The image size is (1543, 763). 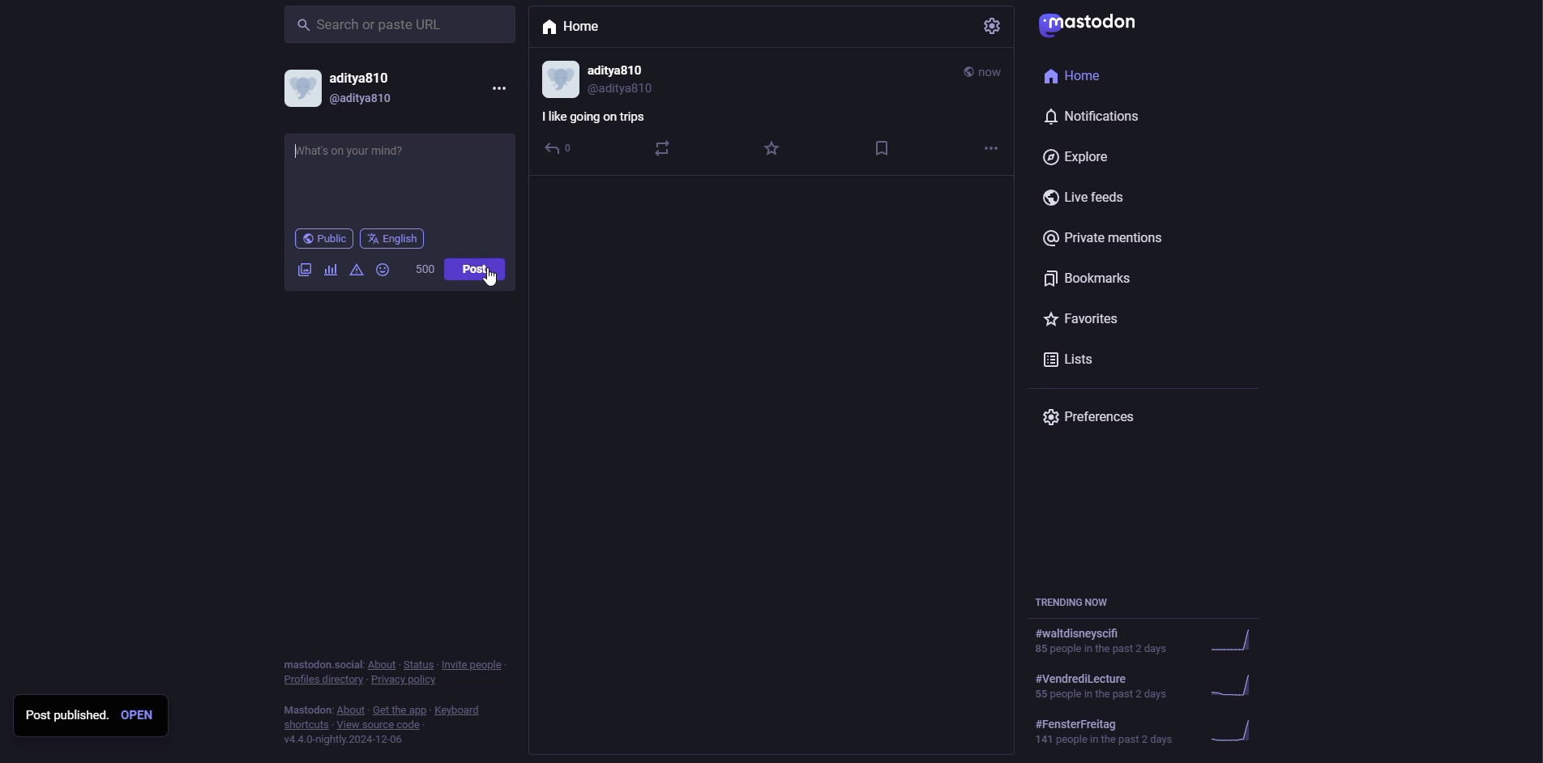 I want to click on settings, so click(x=994, y=26).